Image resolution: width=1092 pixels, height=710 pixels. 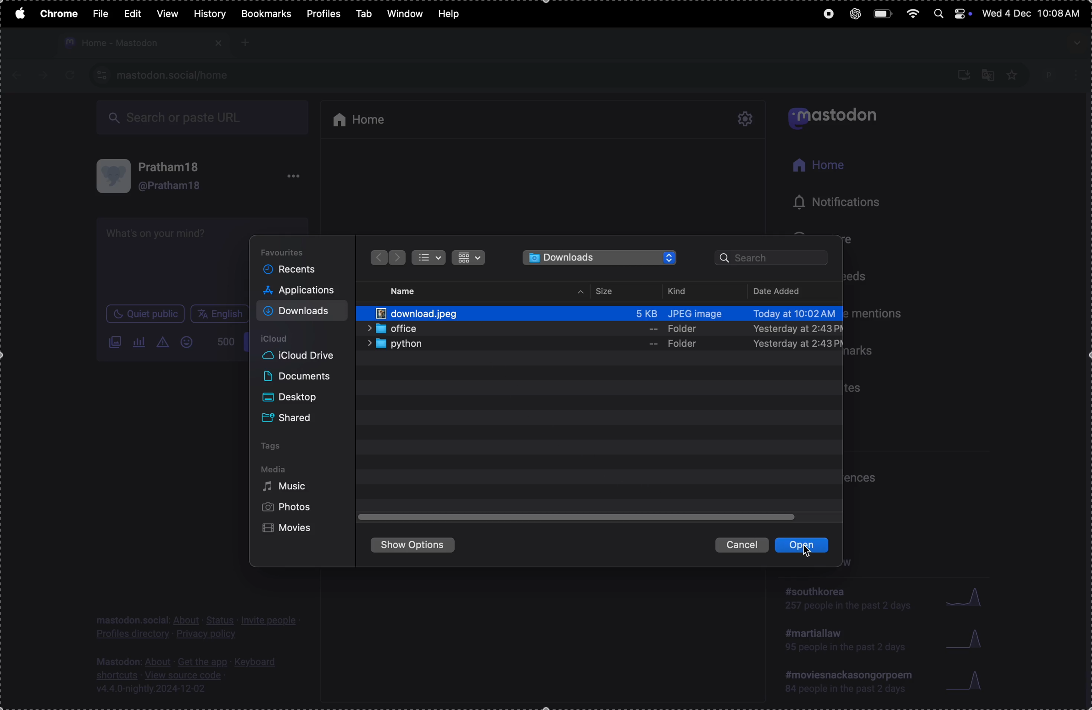 What do you see at coordinates (274, 469) in the screenshot?
I see `media` at bounding box center [274, 469].